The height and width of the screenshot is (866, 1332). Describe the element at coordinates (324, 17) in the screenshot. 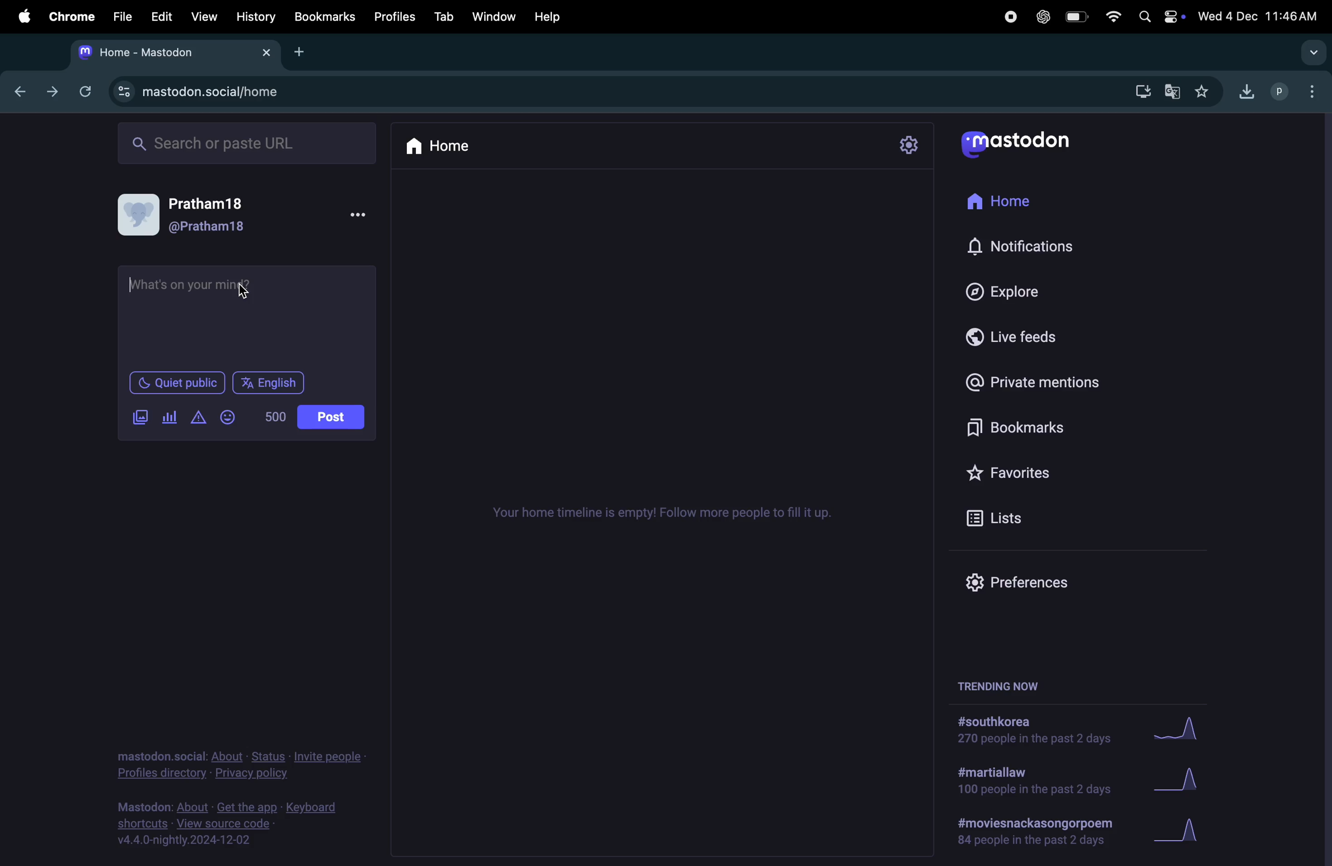

I see `Bookmark` at that location.